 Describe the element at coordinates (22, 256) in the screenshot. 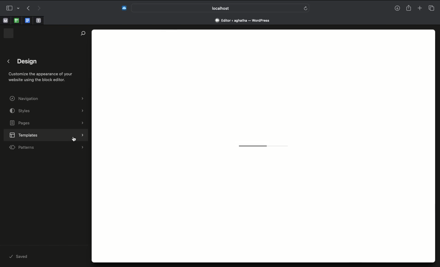

I see `Saved` at that location.